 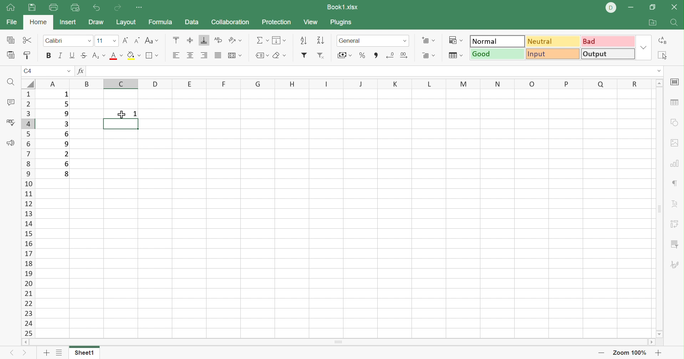 I want to click on =MIN(A1:A9), so click(x=121, y=124).